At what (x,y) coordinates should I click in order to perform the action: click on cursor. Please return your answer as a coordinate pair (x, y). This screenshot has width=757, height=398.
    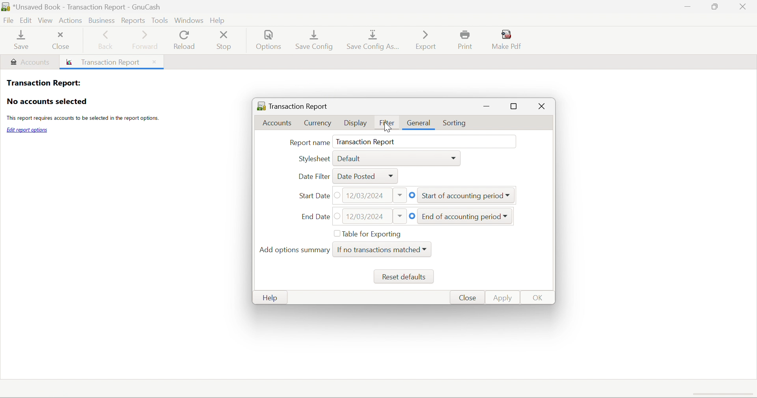
    Looking at the image, I should click on (390, 128).